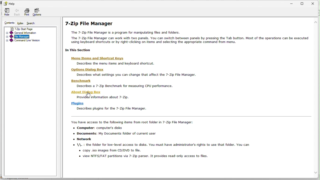 The width and height of the screenshot is (320, 180). I want to click on scroll up, so click(316, 22).